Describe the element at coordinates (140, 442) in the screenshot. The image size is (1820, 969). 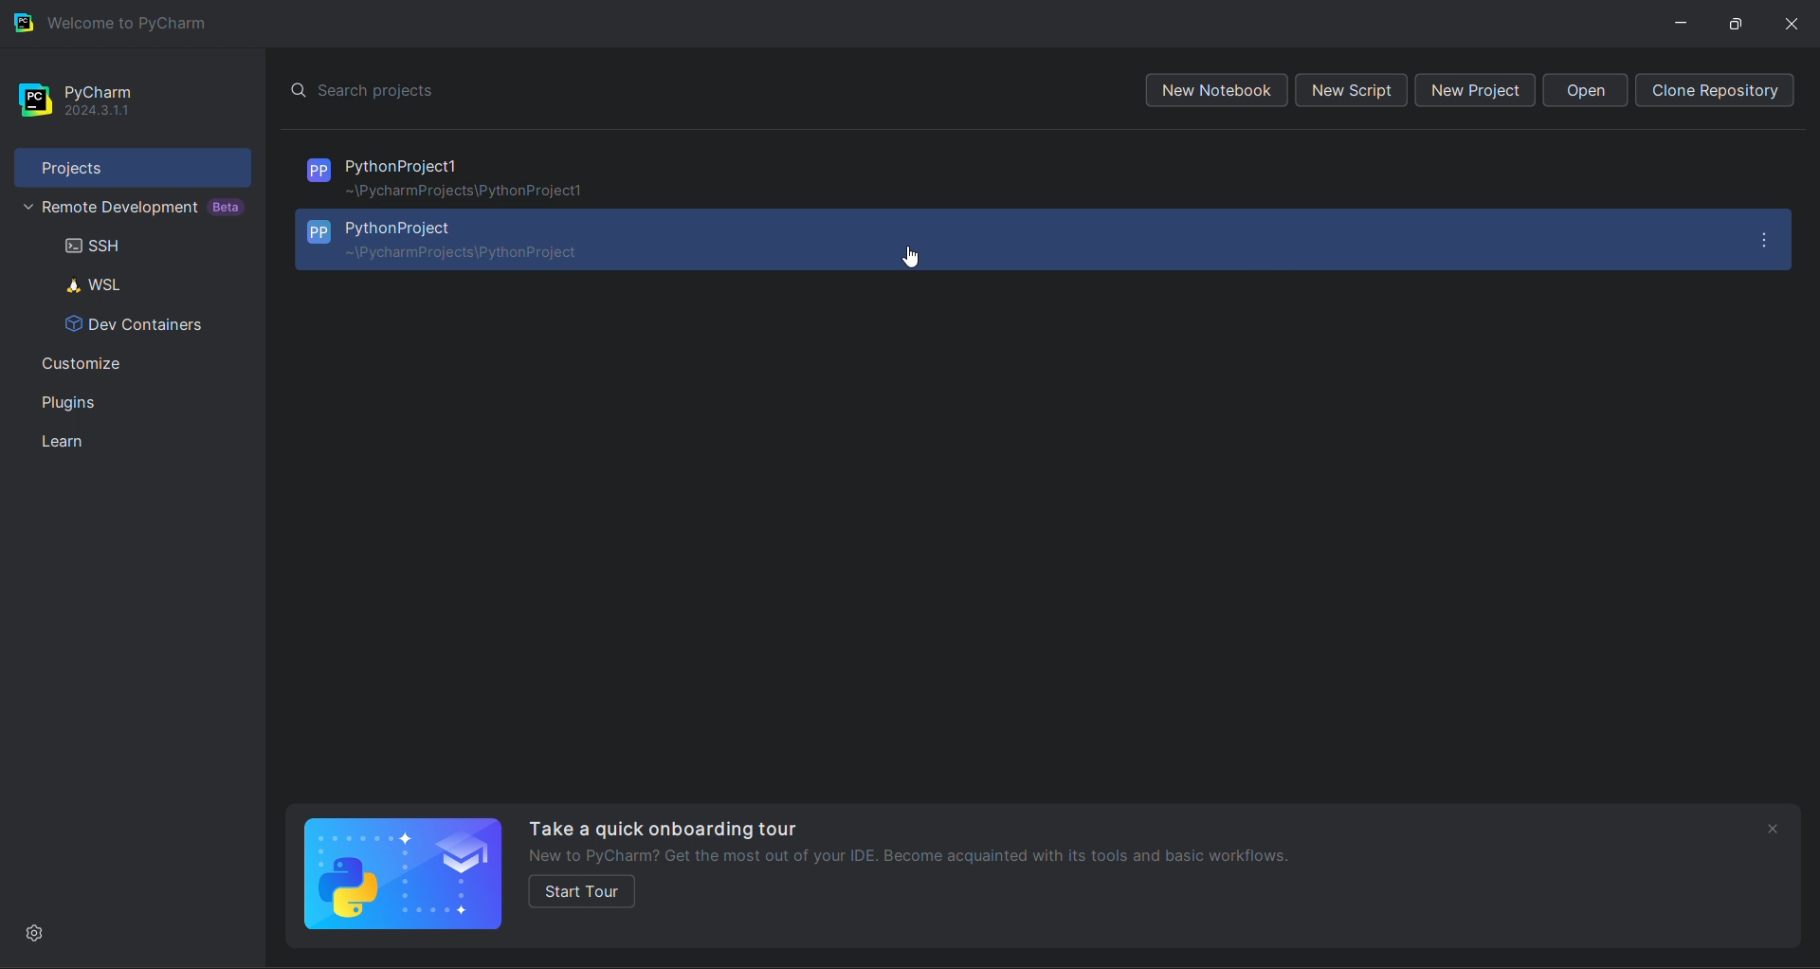
I see `learn` at that location.